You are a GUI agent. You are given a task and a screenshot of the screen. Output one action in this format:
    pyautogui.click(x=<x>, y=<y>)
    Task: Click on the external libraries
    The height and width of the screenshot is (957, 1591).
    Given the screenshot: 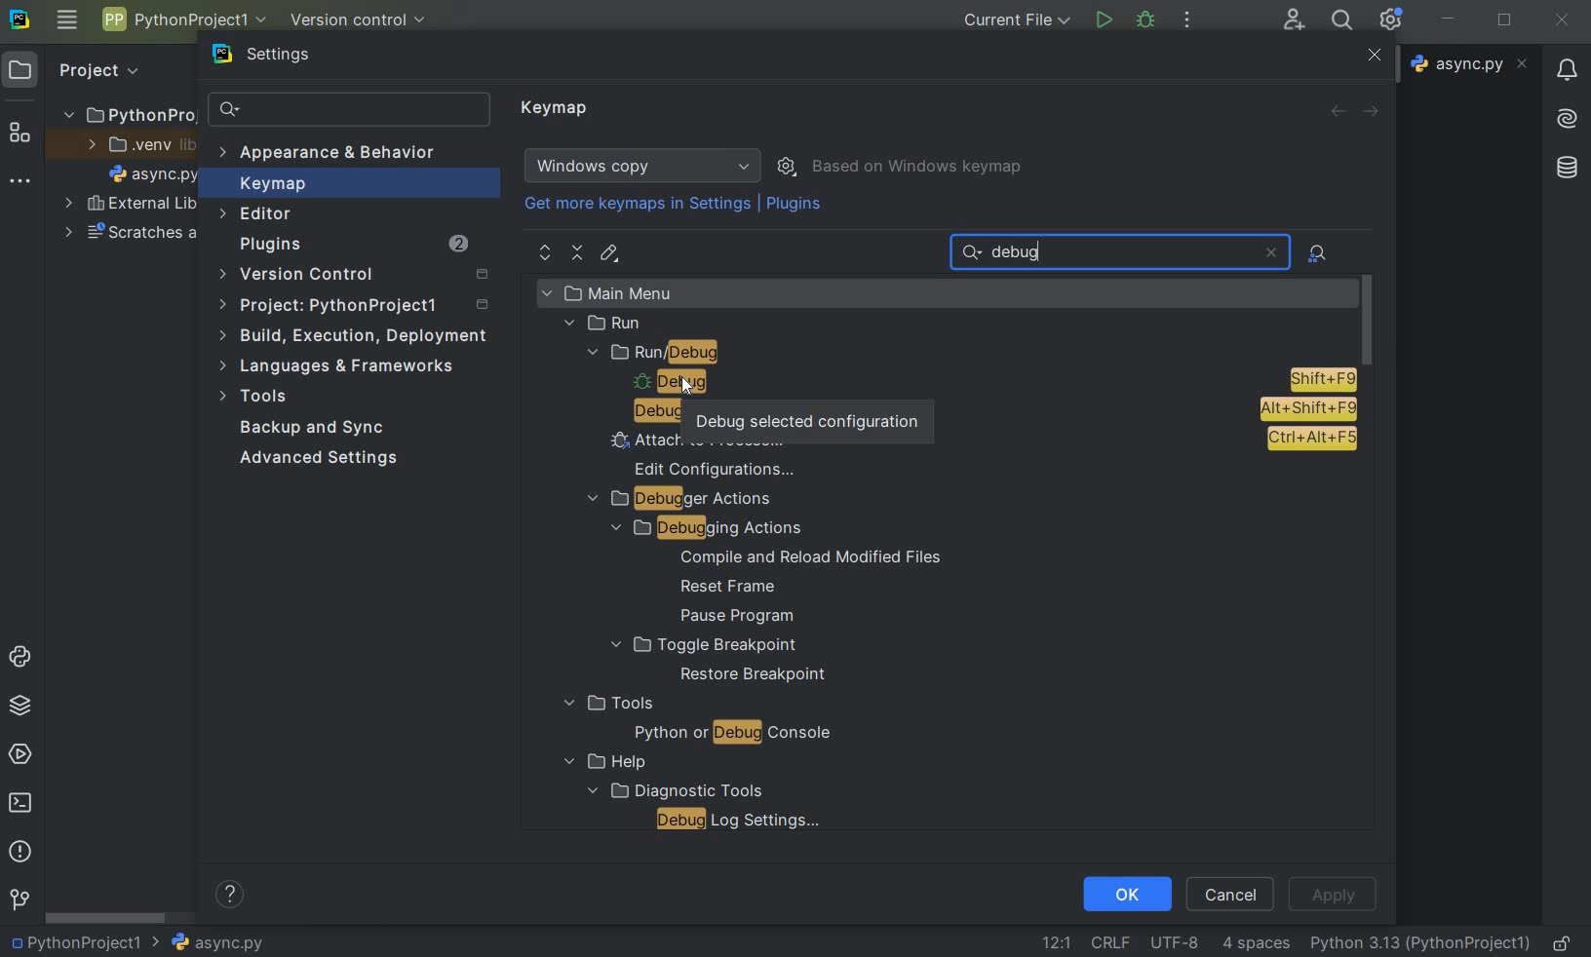 What is the action you would take?
    pyautogui.click(x=131, y=206)
    